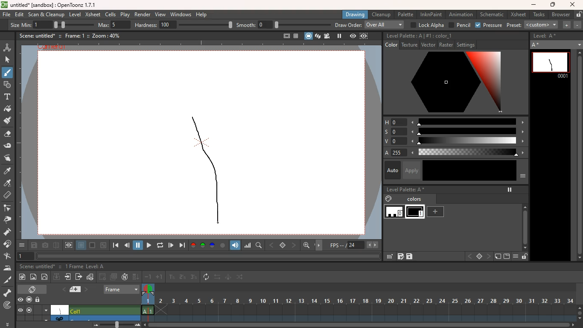 This screenshot has height=328, width=583. Describe the element at coordinates (469, 132) in the screenshot. I see `scale` at that location.